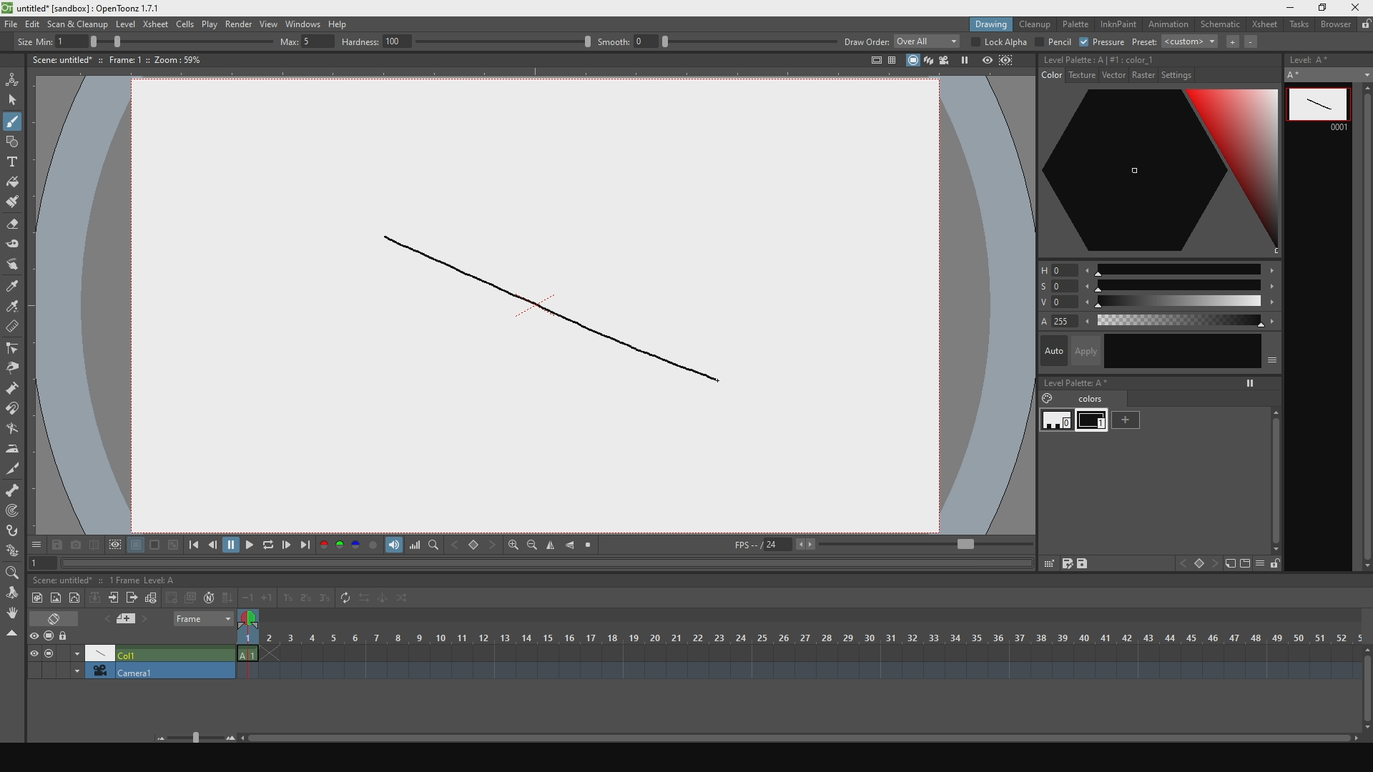 This screenshot has height=772, width=1373. What do you see at coordinates (9, 24) in the screenshot?
I see `file` at bounding box center [9, 24].